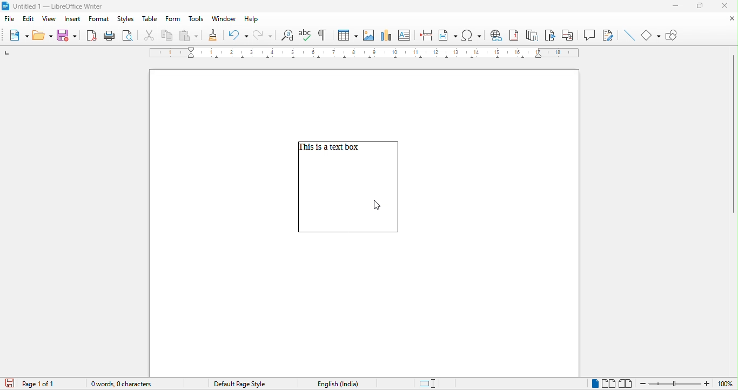 This screenshot has height=390, width=738. What do you see at coordinates (324, 34) in the screenshot?
I see `toggle formatting marks` at bounding box center [324, 34].